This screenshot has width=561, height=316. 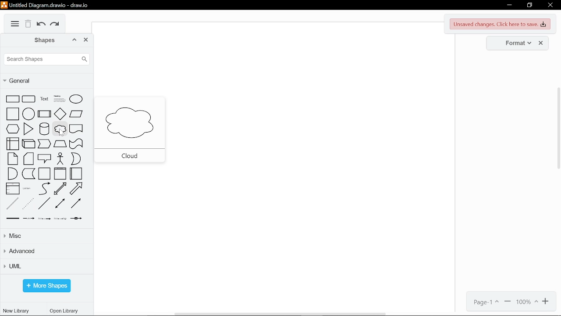 I want to click on arrow, so click(x=76, y=189).